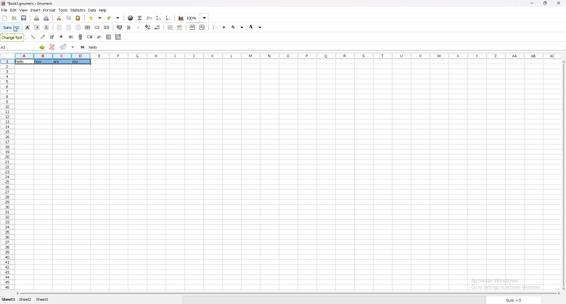  I want to click on copy, so click(68, 18).